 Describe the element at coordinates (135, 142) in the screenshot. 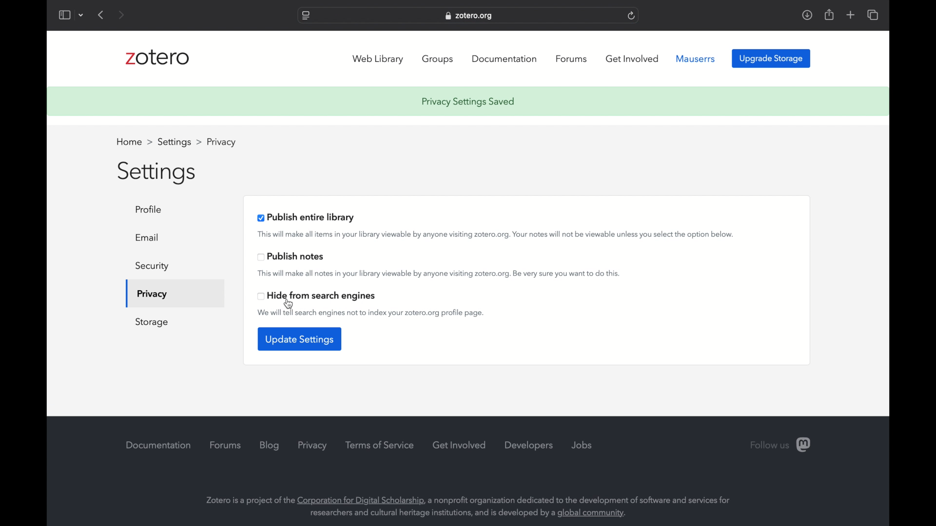

I see `home` at that location.